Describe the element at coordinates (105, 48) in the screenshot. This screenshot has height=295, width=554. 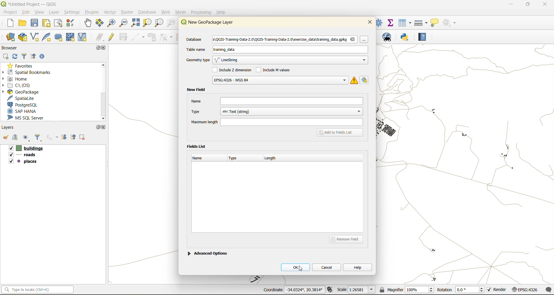
I see `close` at that location.